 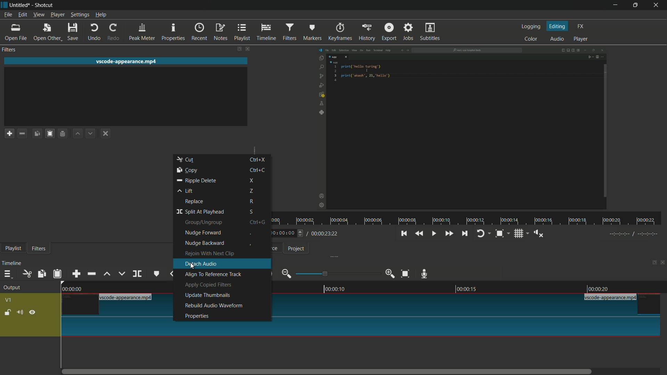 I want to click on Bll scode-appearance. mp4, so click(x=611, y=298).